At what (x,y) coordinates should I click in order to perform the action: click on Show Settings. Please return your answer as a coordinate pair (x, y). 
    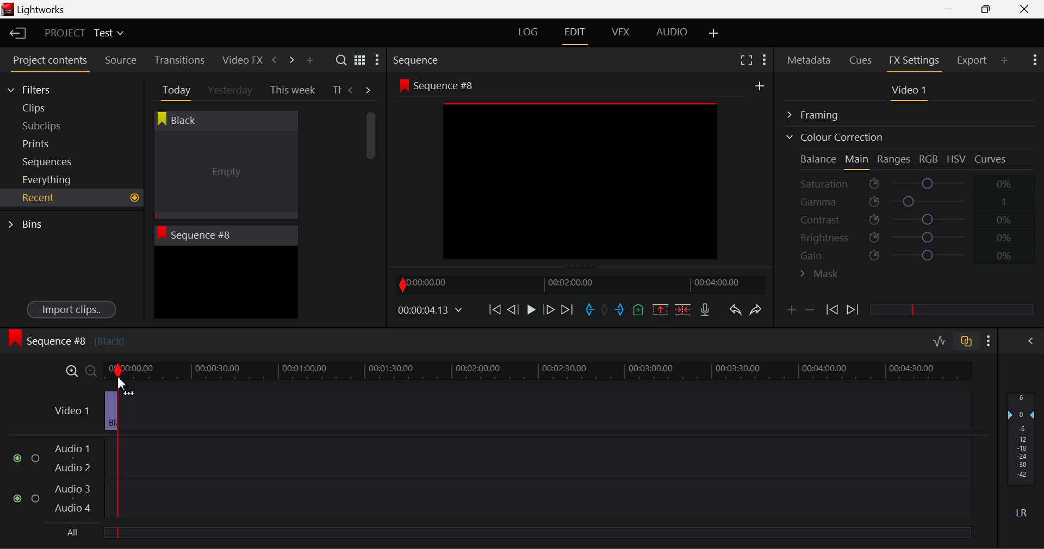
    Looking at the image, I should click on (763, 58).